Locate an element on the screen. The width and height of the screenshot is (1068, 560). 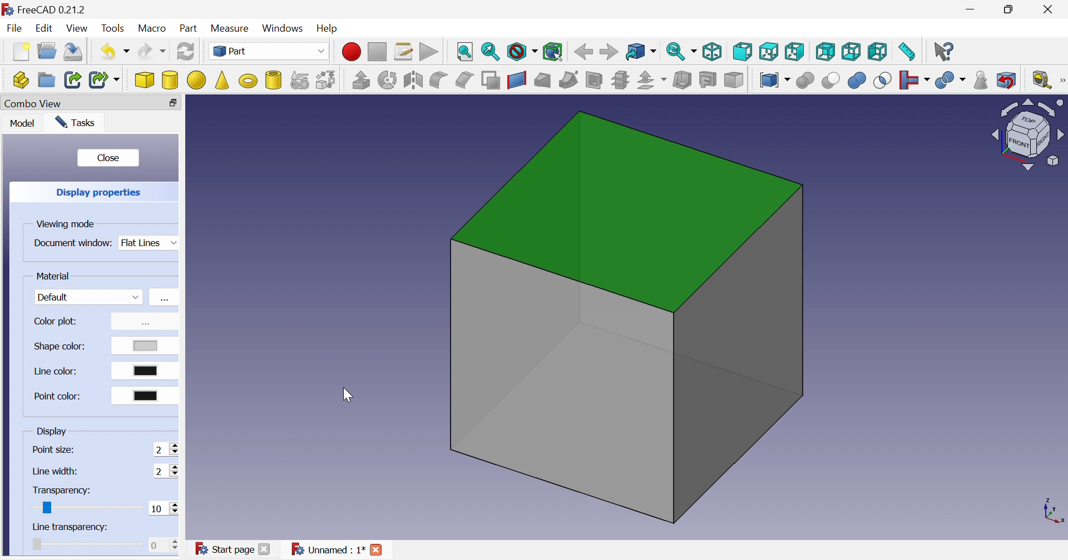
Close is located at coordinates (1050, 9).